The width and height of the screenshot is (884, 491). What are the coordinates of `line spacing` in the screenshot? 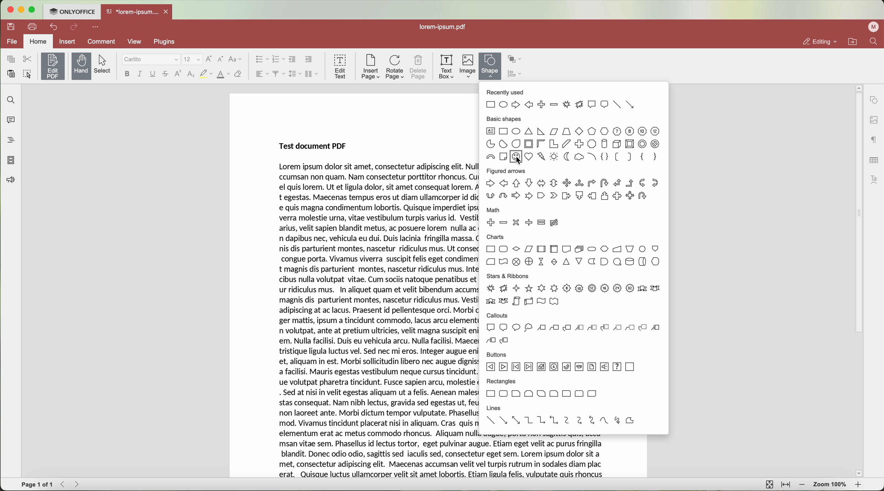 It's located at (294, 74).